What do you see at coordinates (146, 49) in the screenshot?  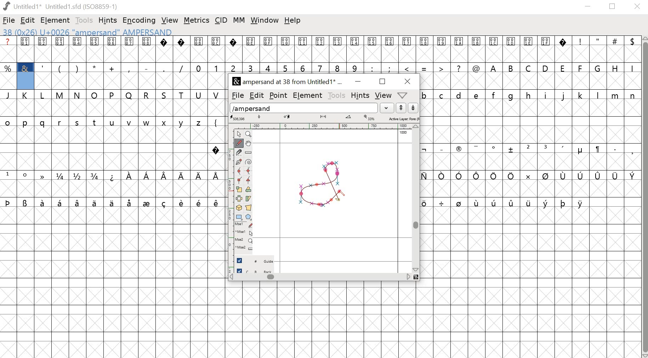 I see `0008` at bounding box center [146, 49].